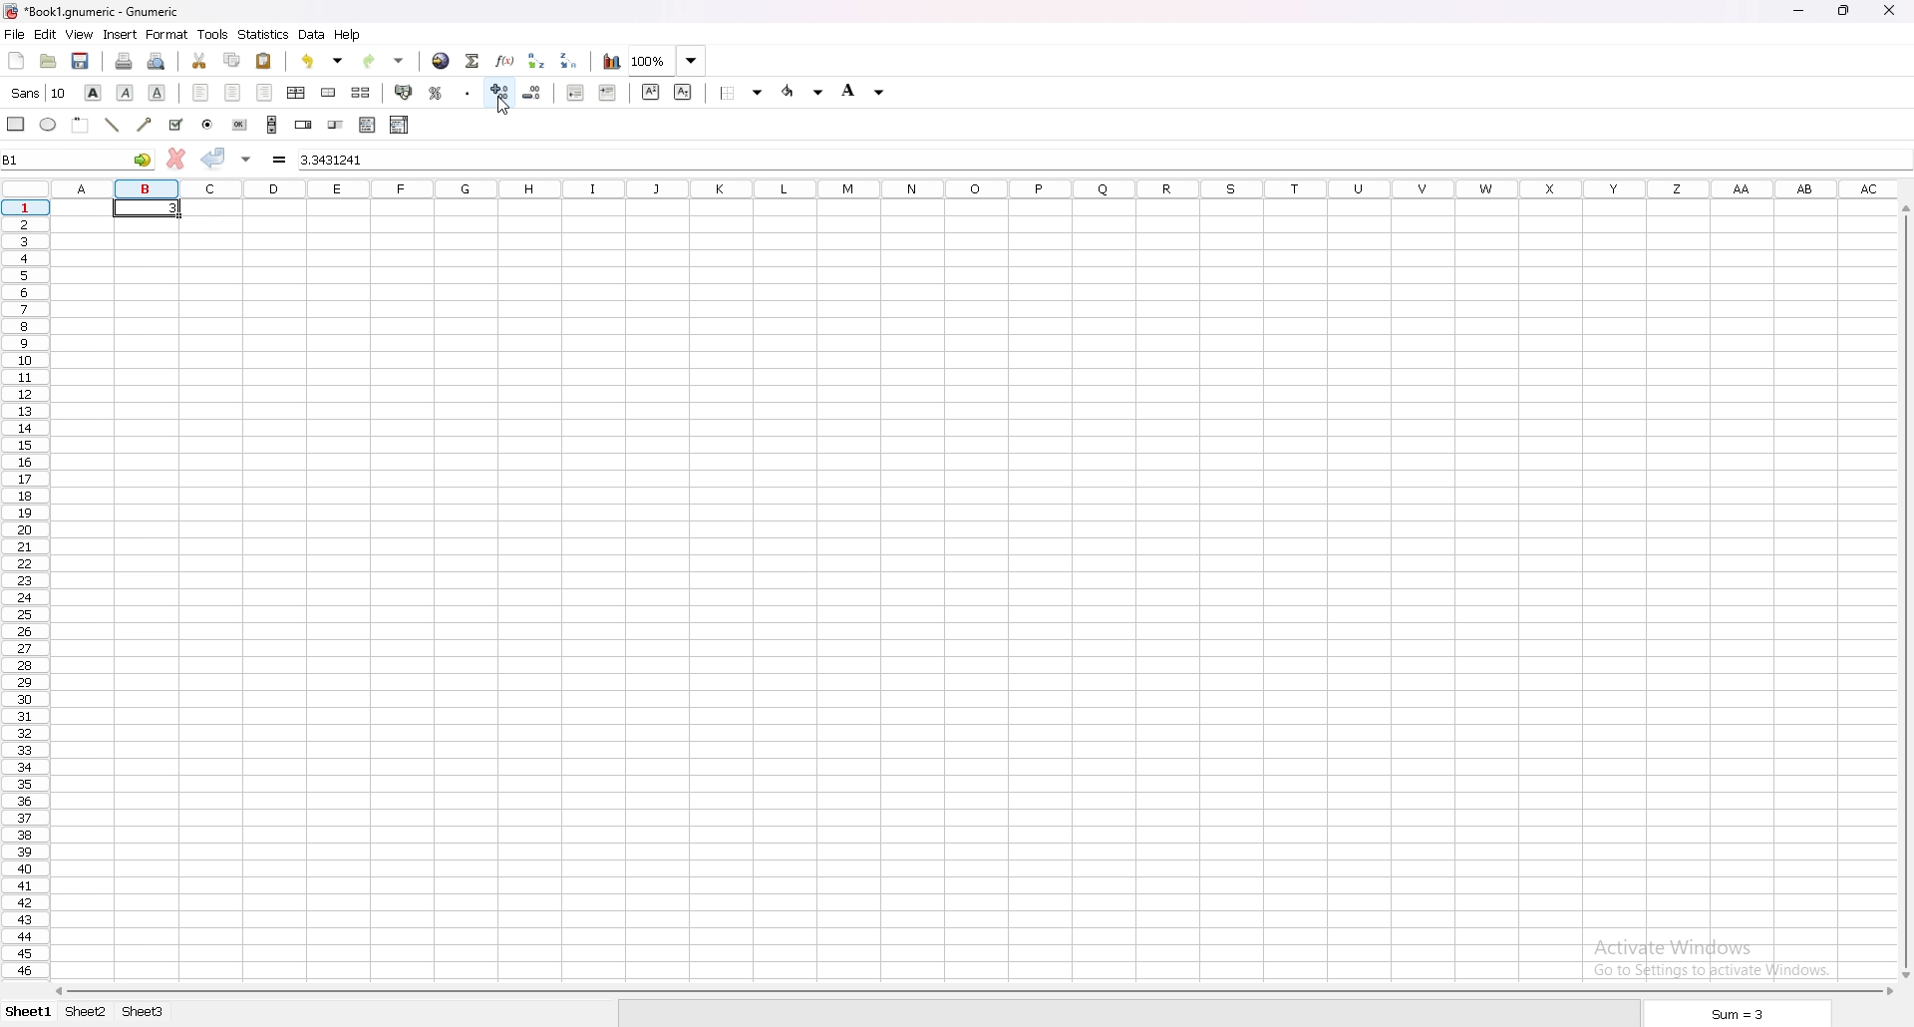 The height and width of the screenshot is (1027, 1914). Describe the element at coordinates (50, 61) in the screenshot. I see `open` at that location.